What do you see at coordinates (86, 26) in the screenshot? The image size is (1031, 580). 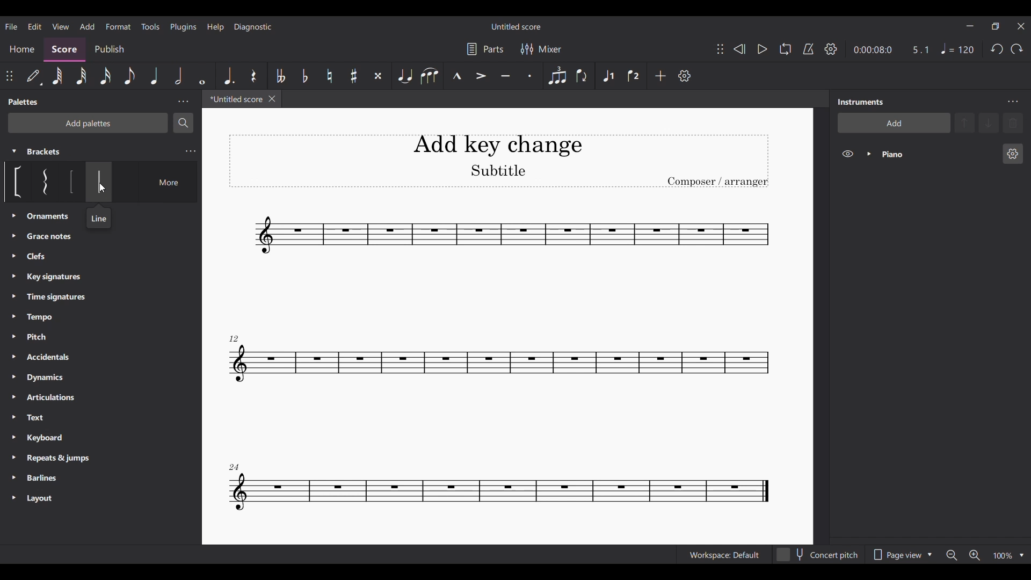 I see `Add menu` at bounding box center [86, 26].